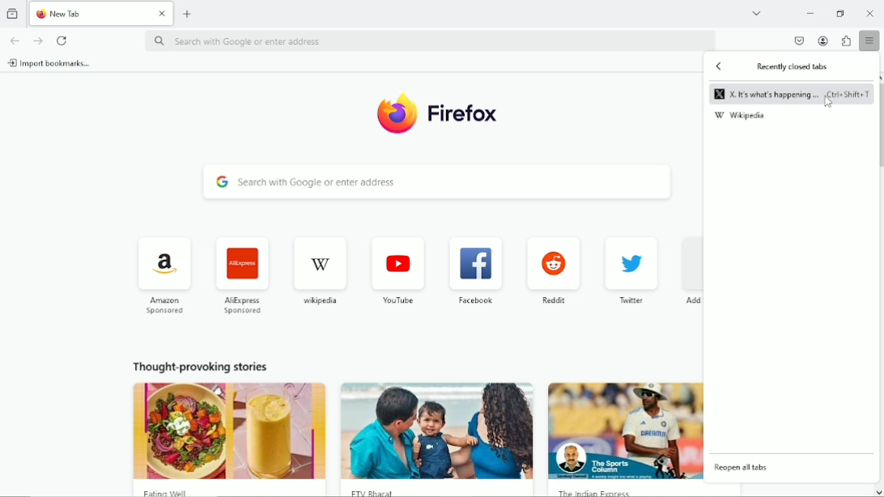 This screenshot has width=884, height=497. Describe the element at coordinates (742, 466) in the screenshot. I see `reopen all tabs` at that location.